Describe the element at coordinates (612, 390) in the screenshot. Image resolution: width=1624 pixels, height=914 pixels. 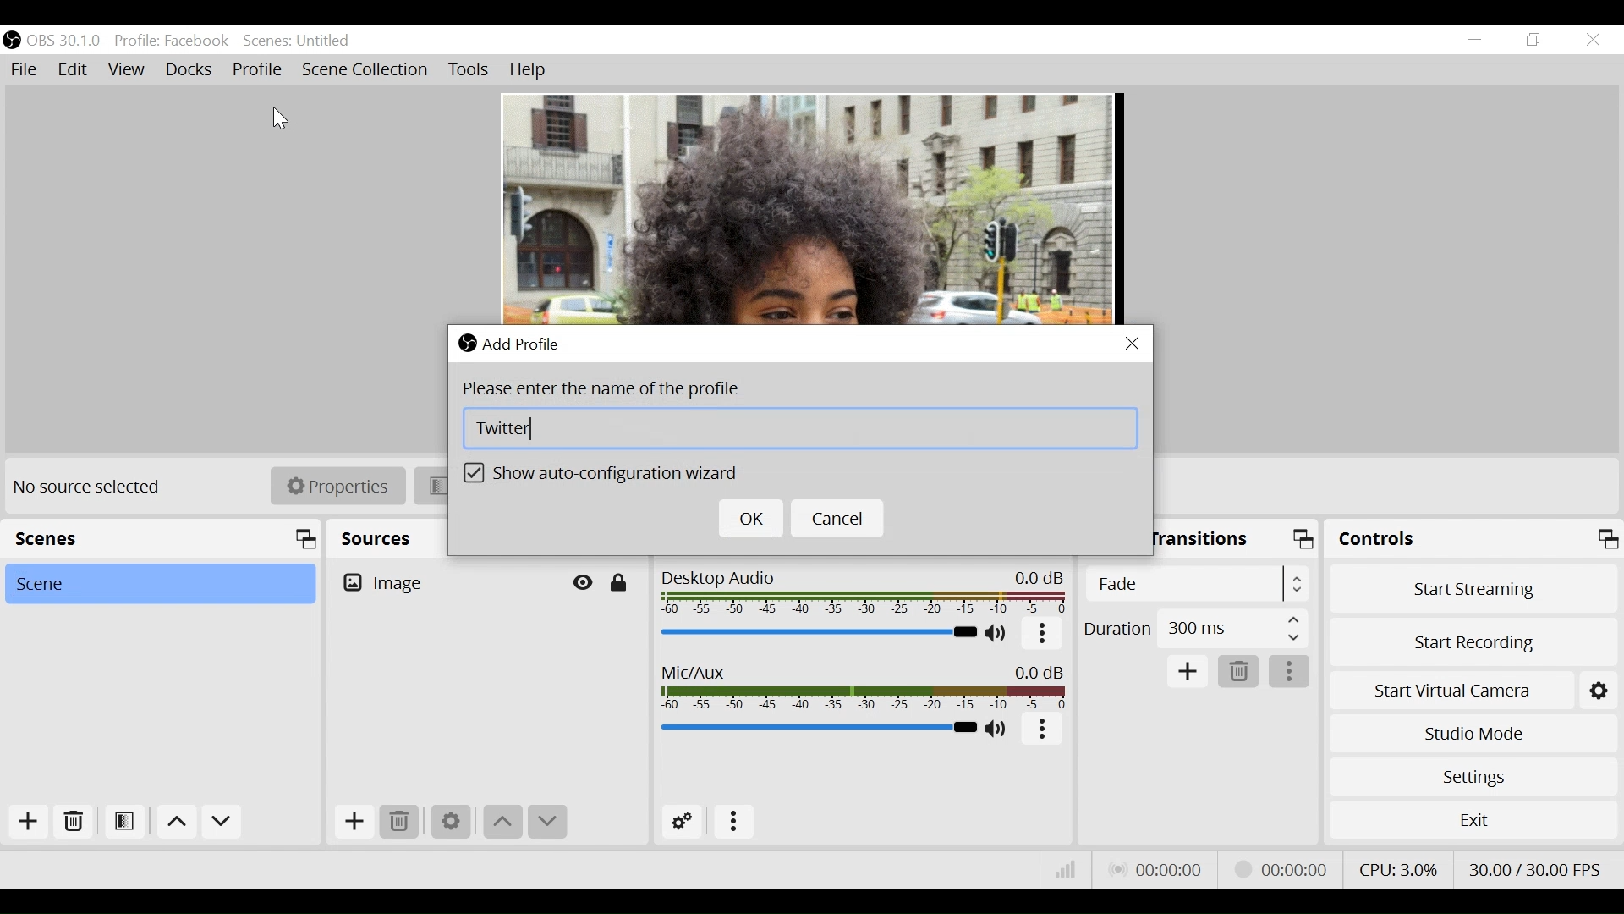
I see `Please enter the name of the profile ` at that location.